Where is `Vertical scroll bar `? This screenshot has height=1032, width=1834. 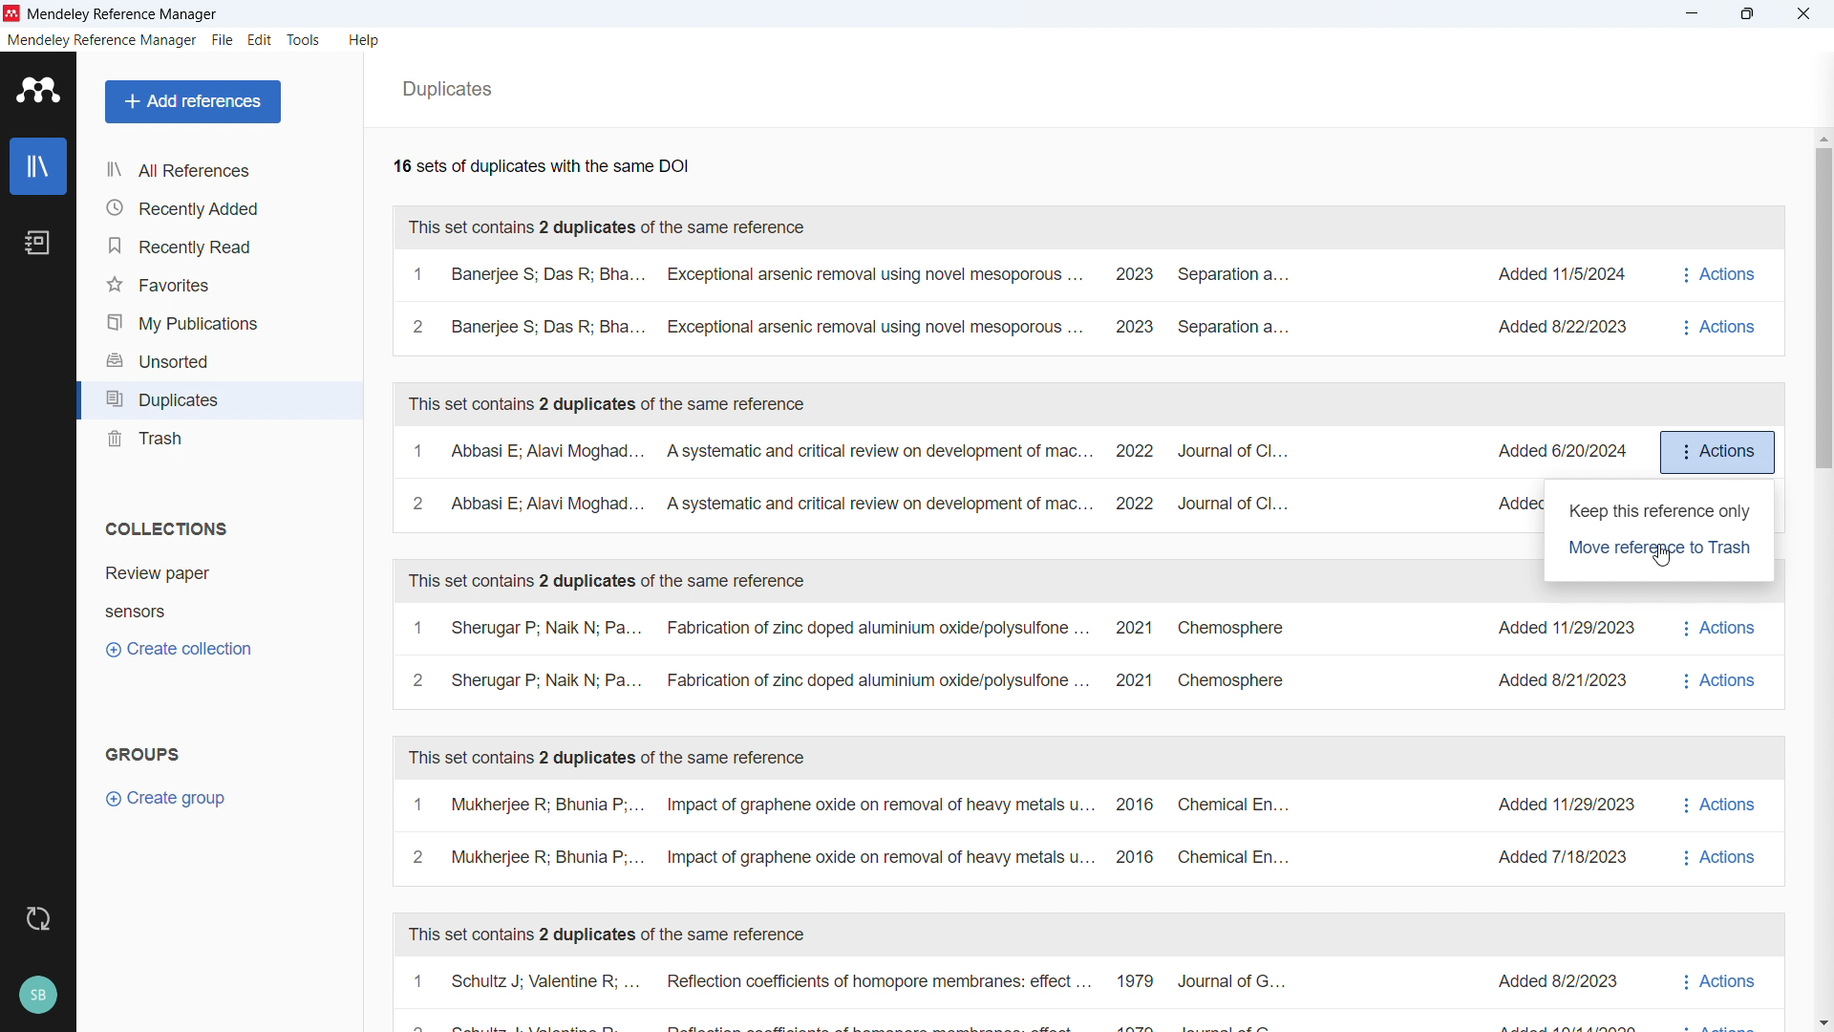 Vertical scroll bar  is located at coordinates (1826, 310).